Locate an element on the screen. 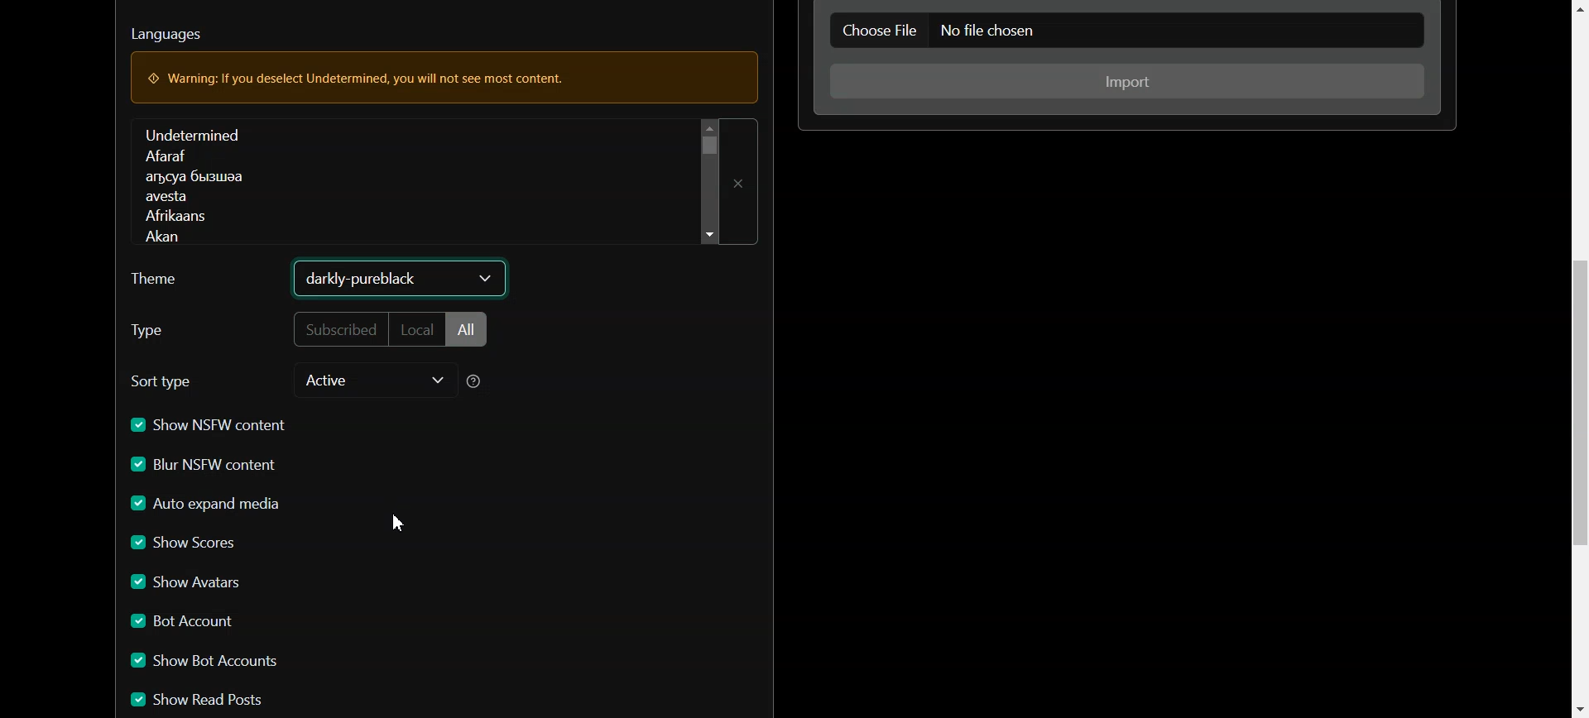 This screenshot has height=718, width=1589. Browser Default is located at coordinates (399, 277).